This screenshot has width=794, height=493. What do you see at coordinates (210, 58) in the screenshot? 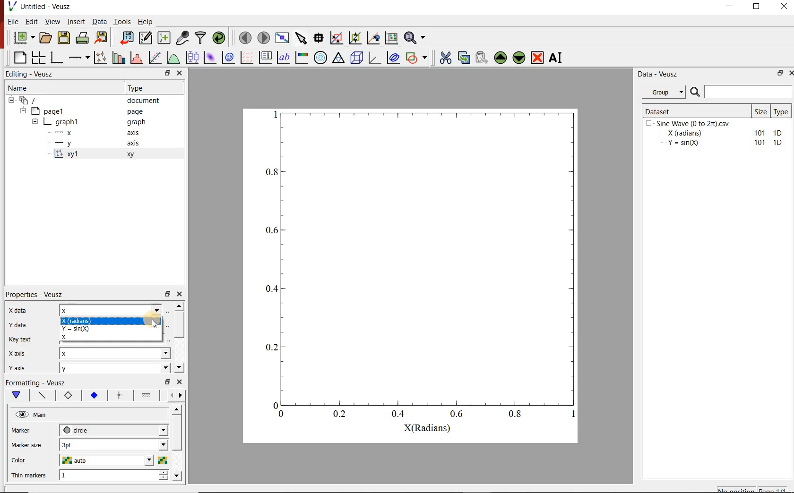
I see `plot 2d dataset as image` at bounding box center [210, 58].